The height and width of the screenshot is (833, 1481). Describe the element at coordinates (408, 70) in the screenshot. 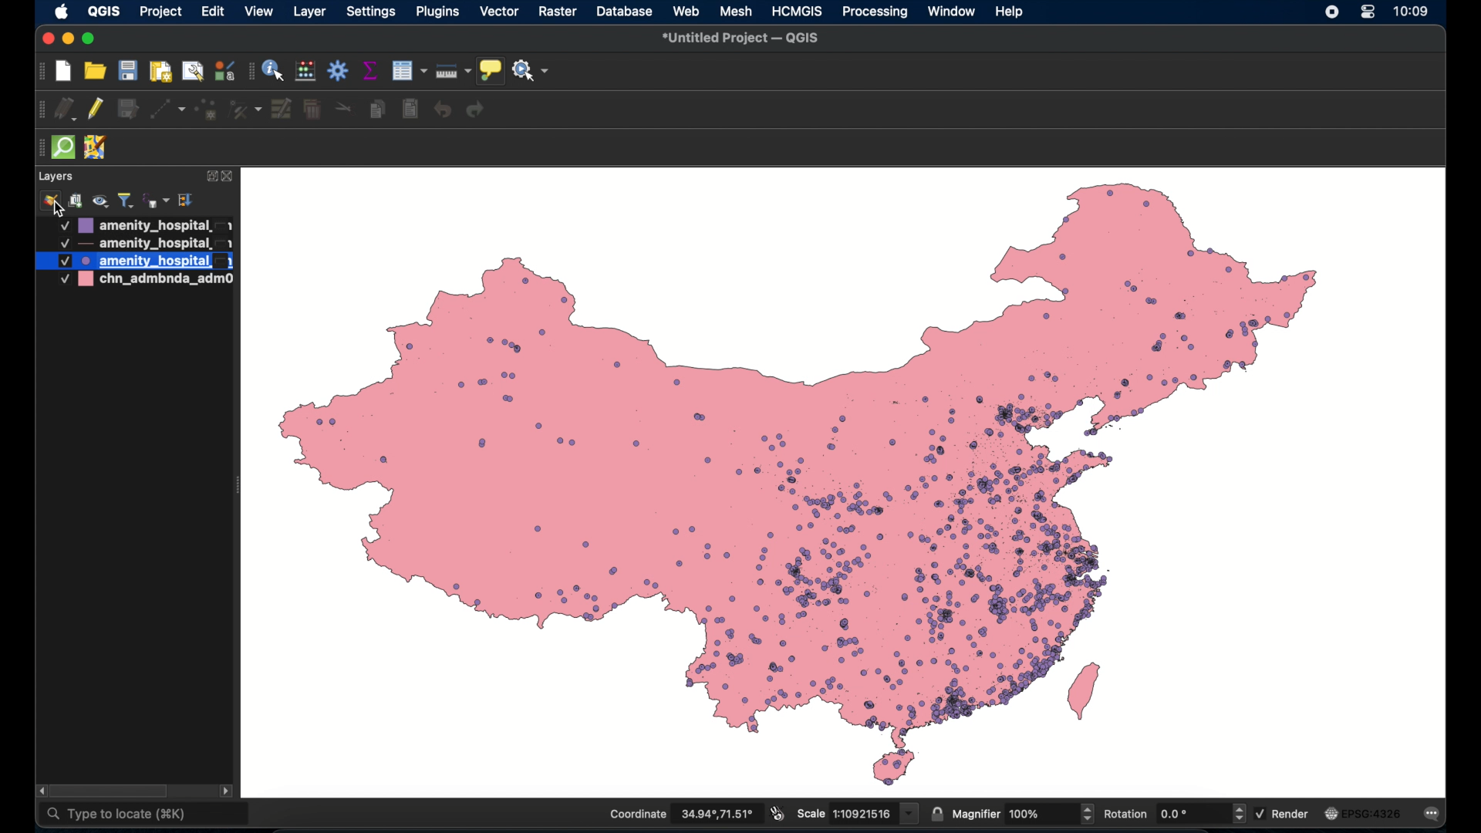

I see `open attribute table` at that location.